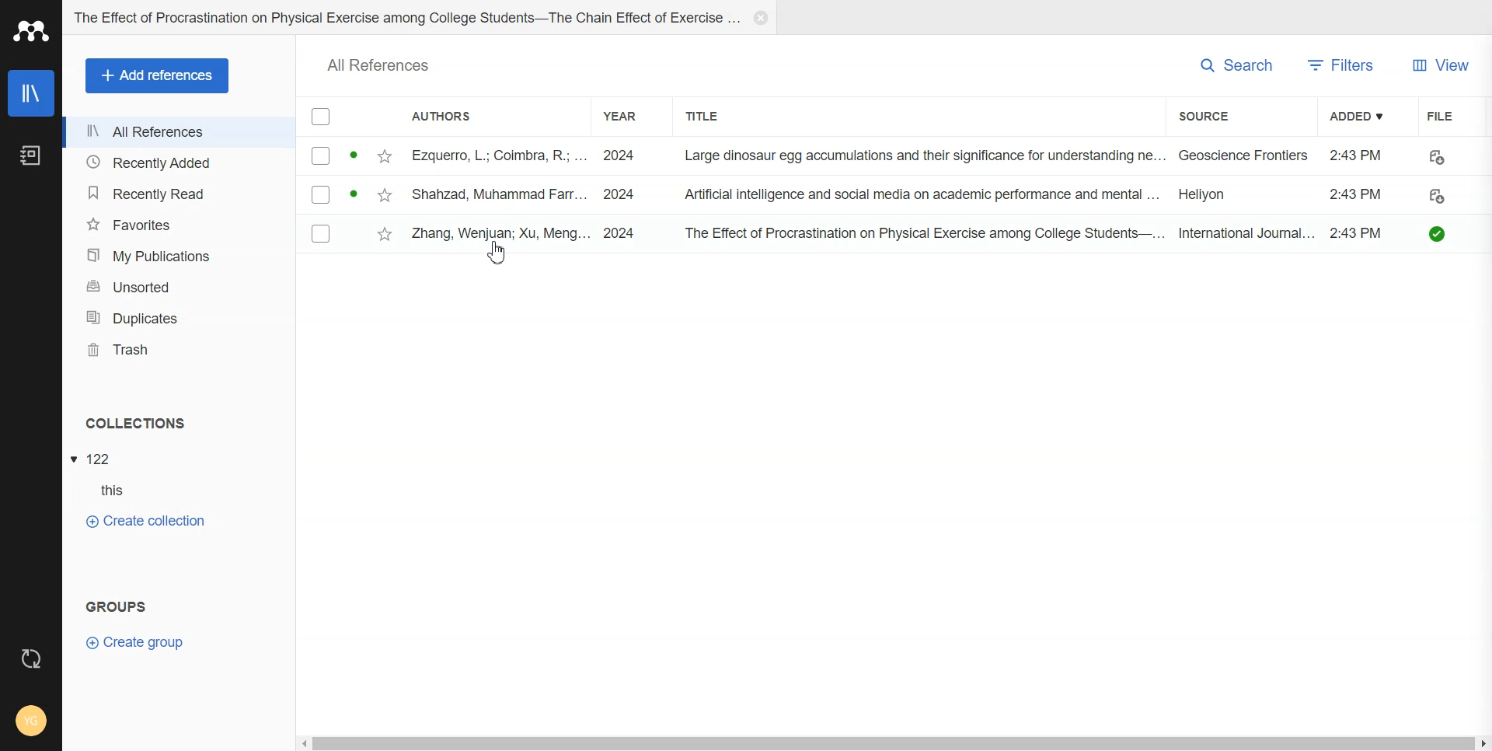 The image size is (1492, 751). I want to click on Saved, so click(1441, 234).